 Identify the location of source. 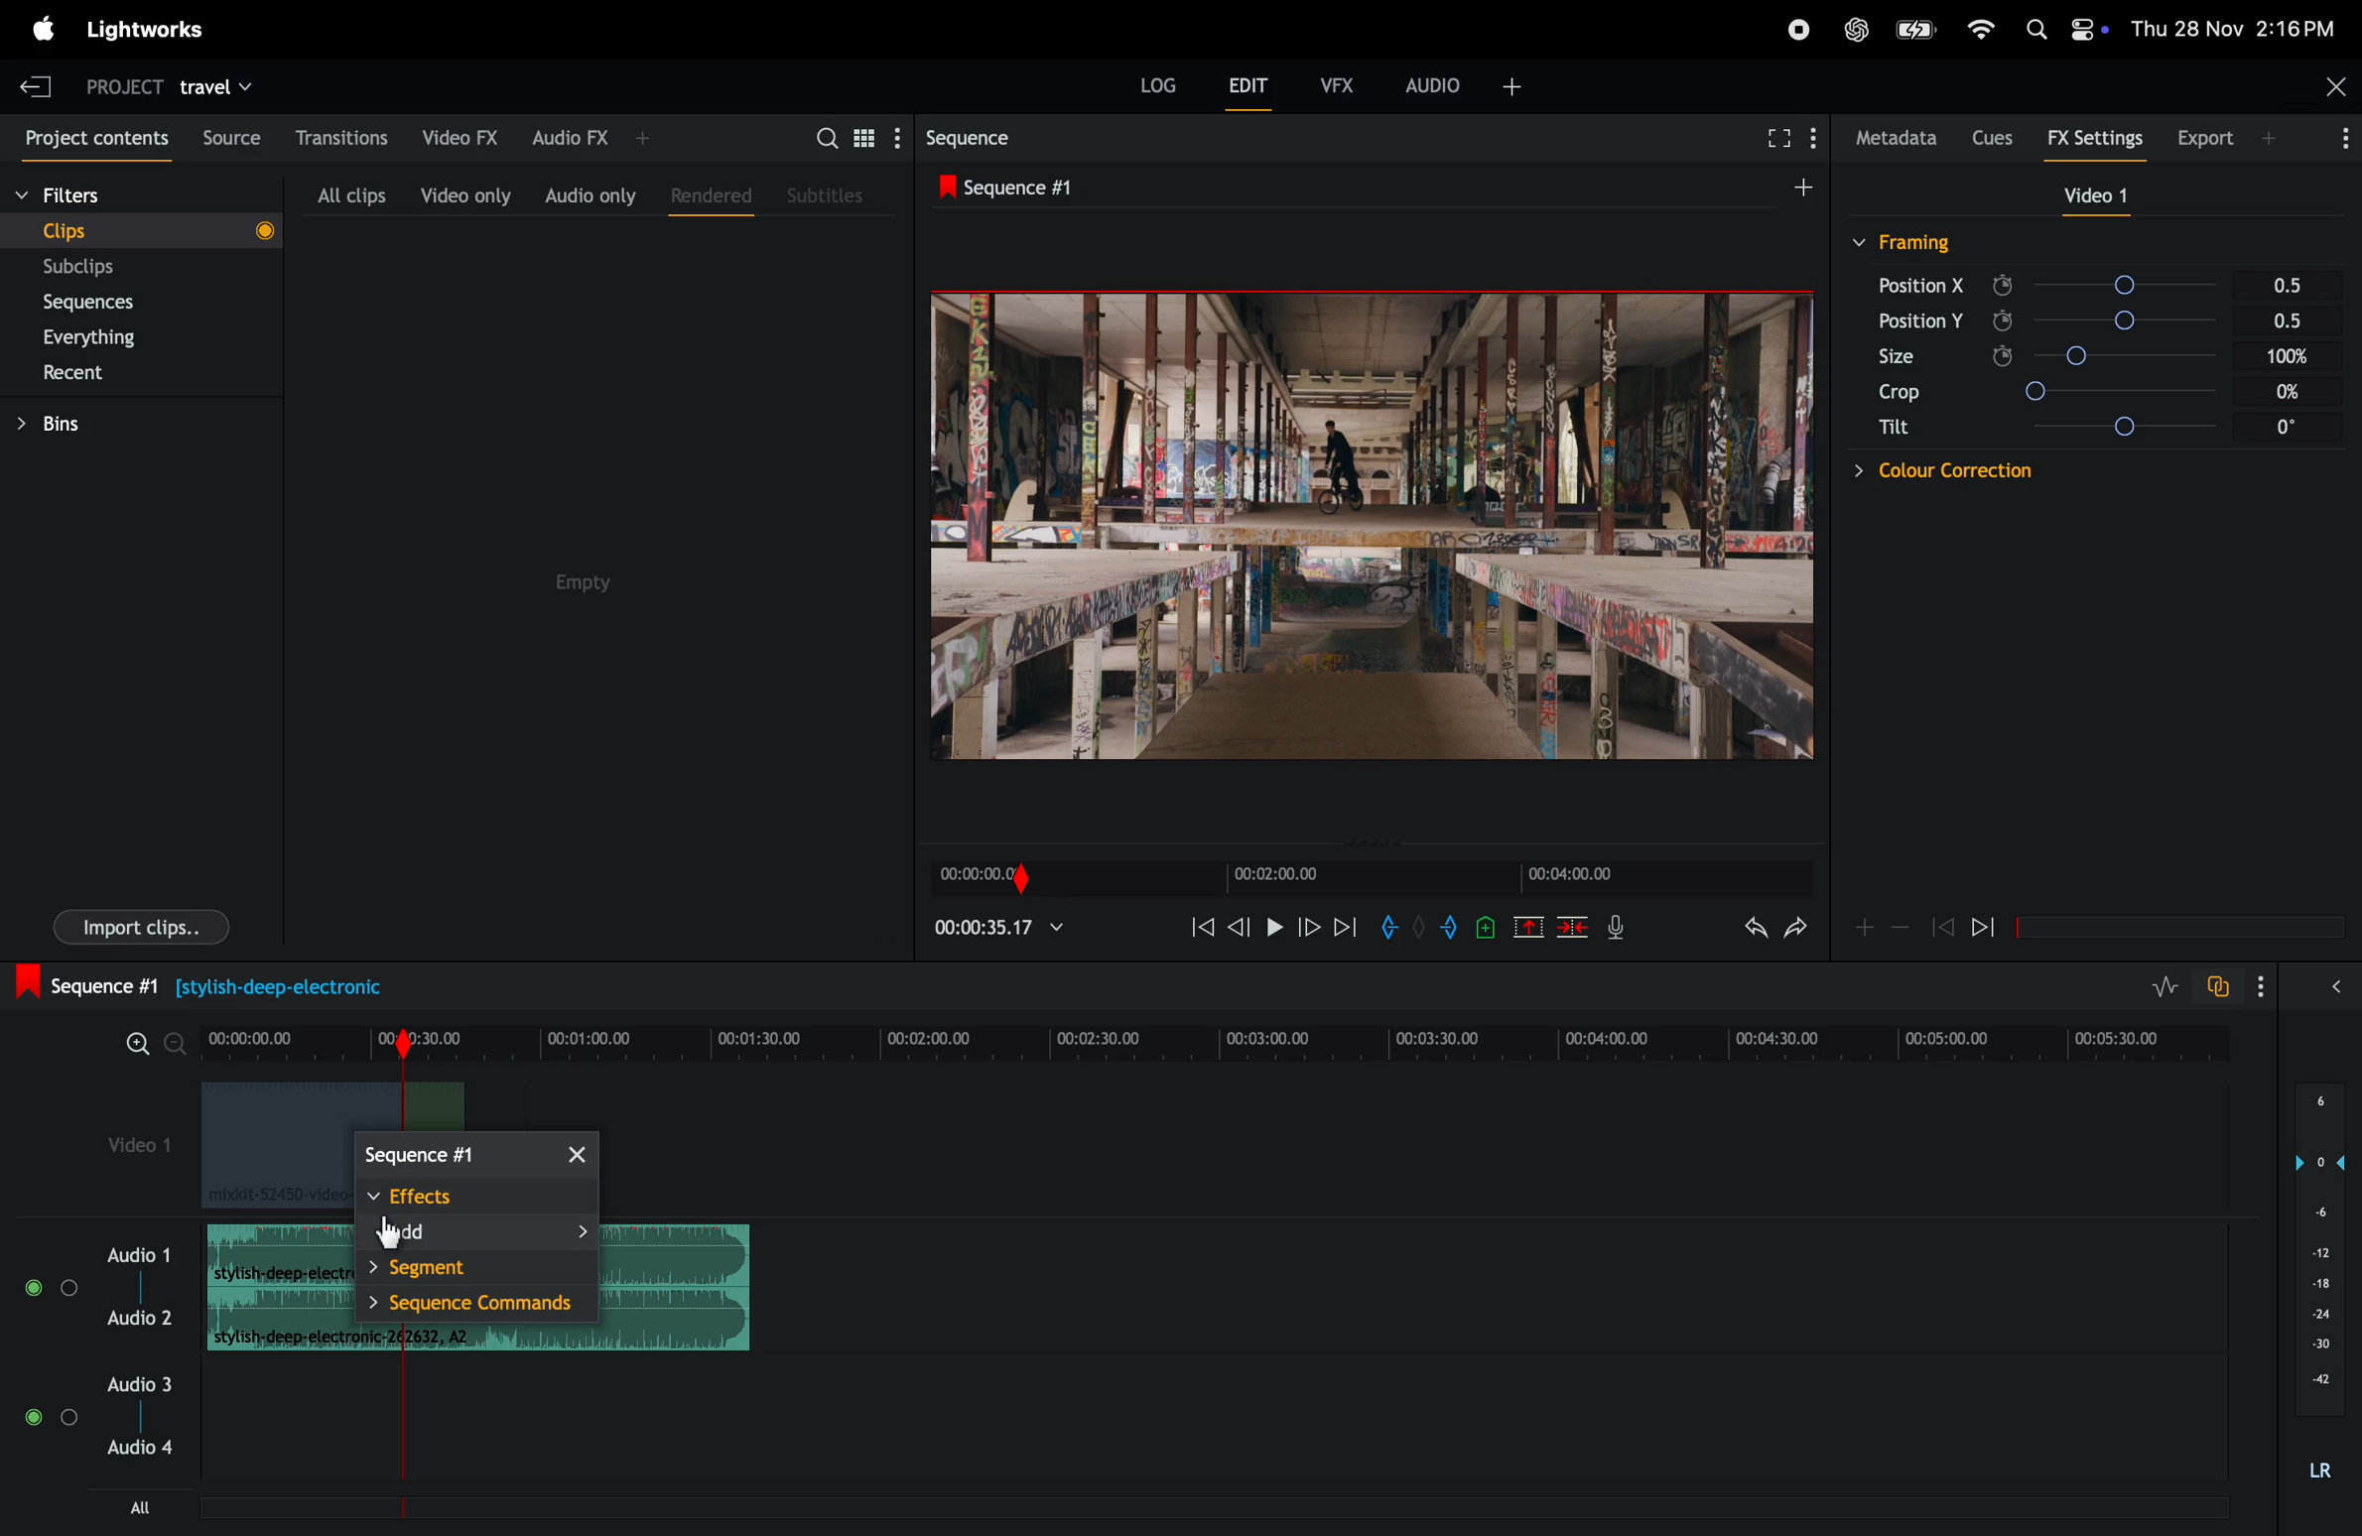
(226, 138).